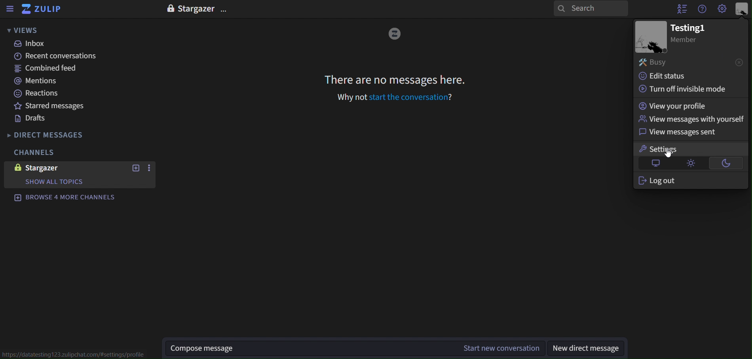 This screenshot has width=752, height=359. I want to click on default, so click(656, 164).